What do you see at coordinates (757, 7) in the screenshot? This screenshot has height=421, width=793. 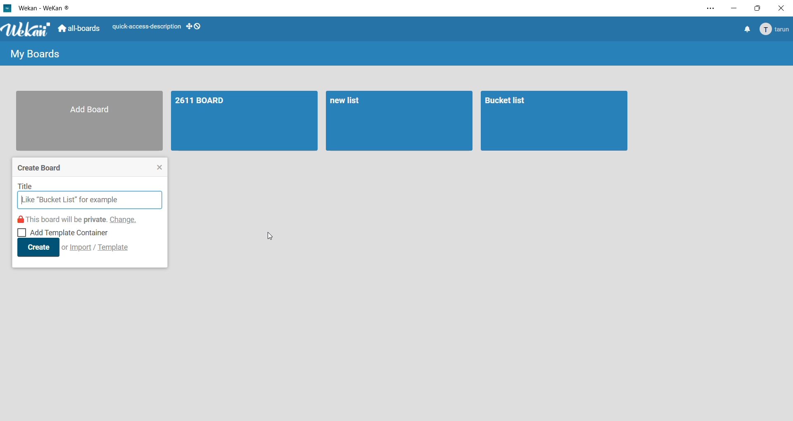 I see `maximize` at bounding box center [757, 7].